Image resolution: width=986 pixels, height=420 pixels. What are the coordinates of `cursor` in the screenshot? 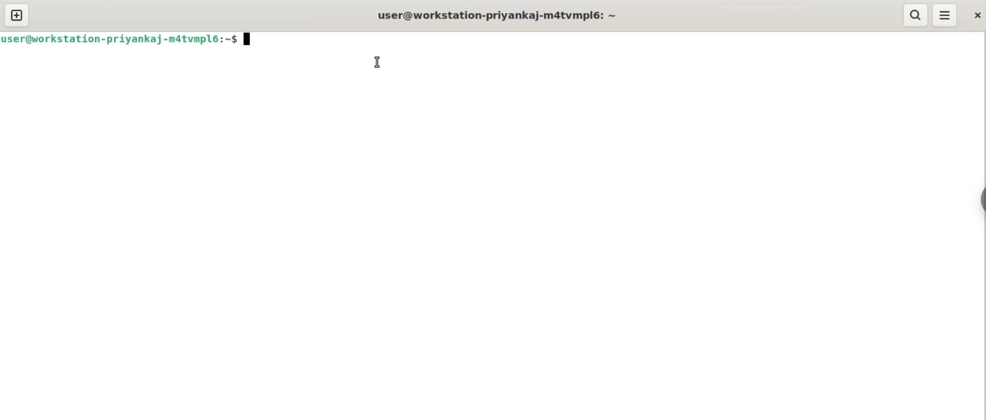 It's located at (376, 62).